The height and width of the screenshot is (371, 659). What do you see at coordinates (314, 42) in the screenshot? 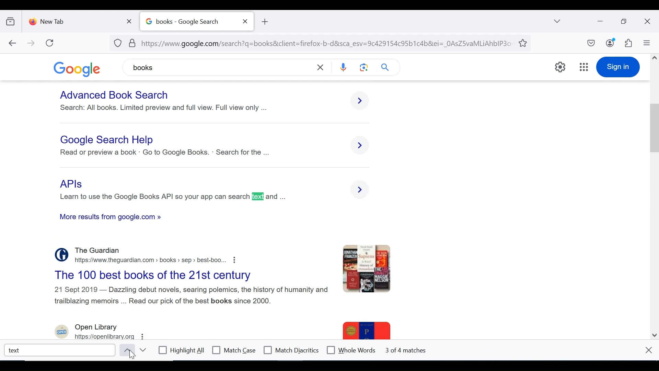
I see `url` at bounding box center [314, 42].